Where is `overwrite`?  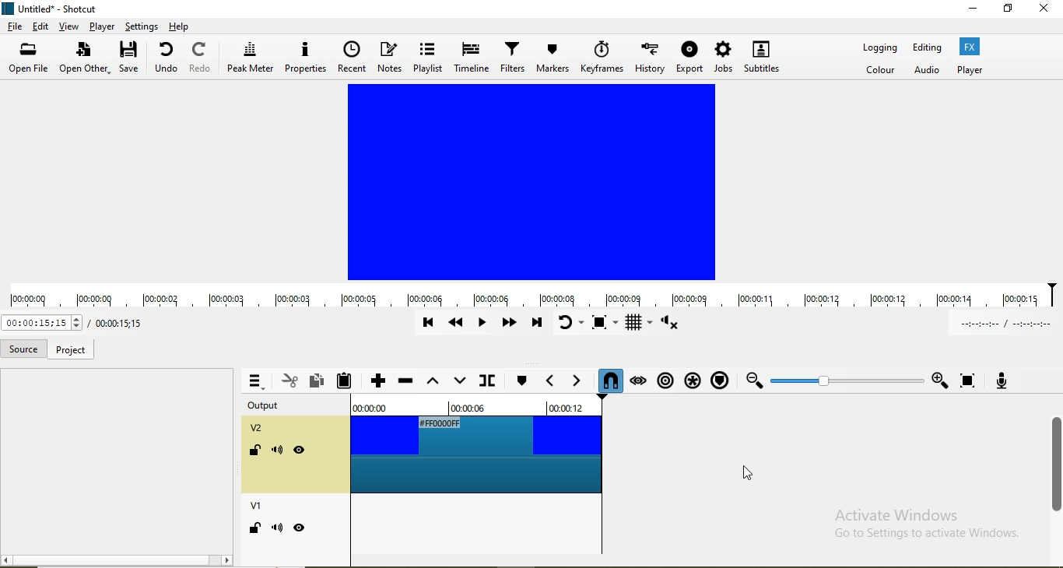
overwrite is located at coordinates (458, 382).